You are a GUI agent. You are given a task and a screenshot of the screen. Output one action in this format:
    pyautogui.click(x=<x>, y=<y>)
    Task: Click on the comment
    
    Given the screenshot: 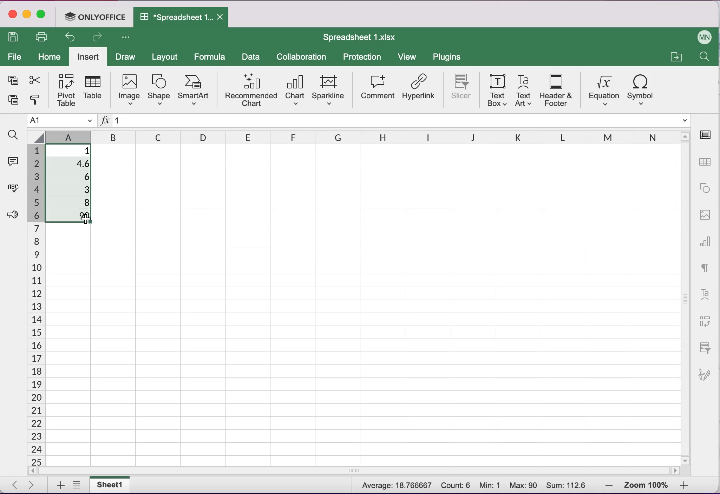 What is the action you would take?
    pyautogui.click(x=377, y=89)
    